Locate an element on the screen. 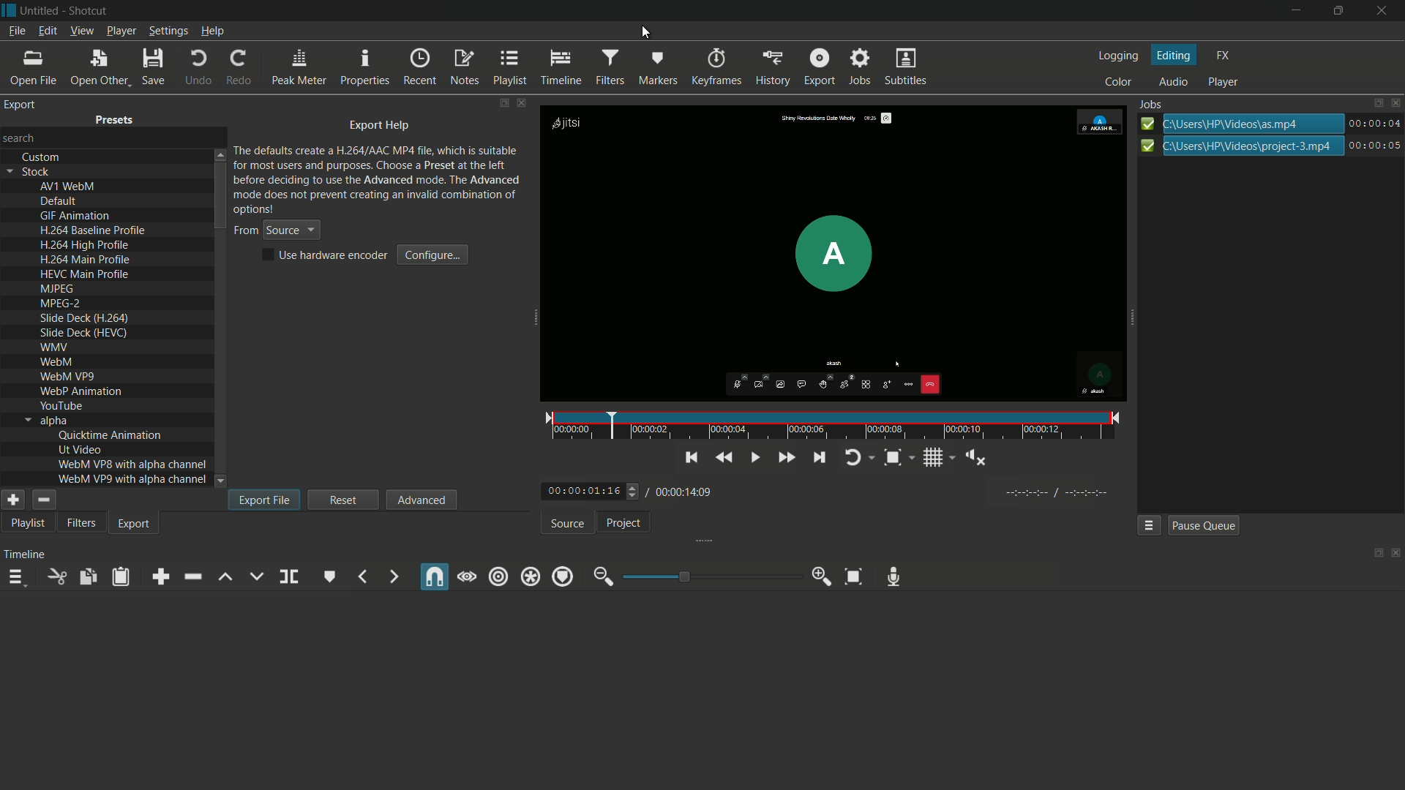 The height and width of the screenshot is (790, 1405). change layout is located at coordinates (1374, 557).